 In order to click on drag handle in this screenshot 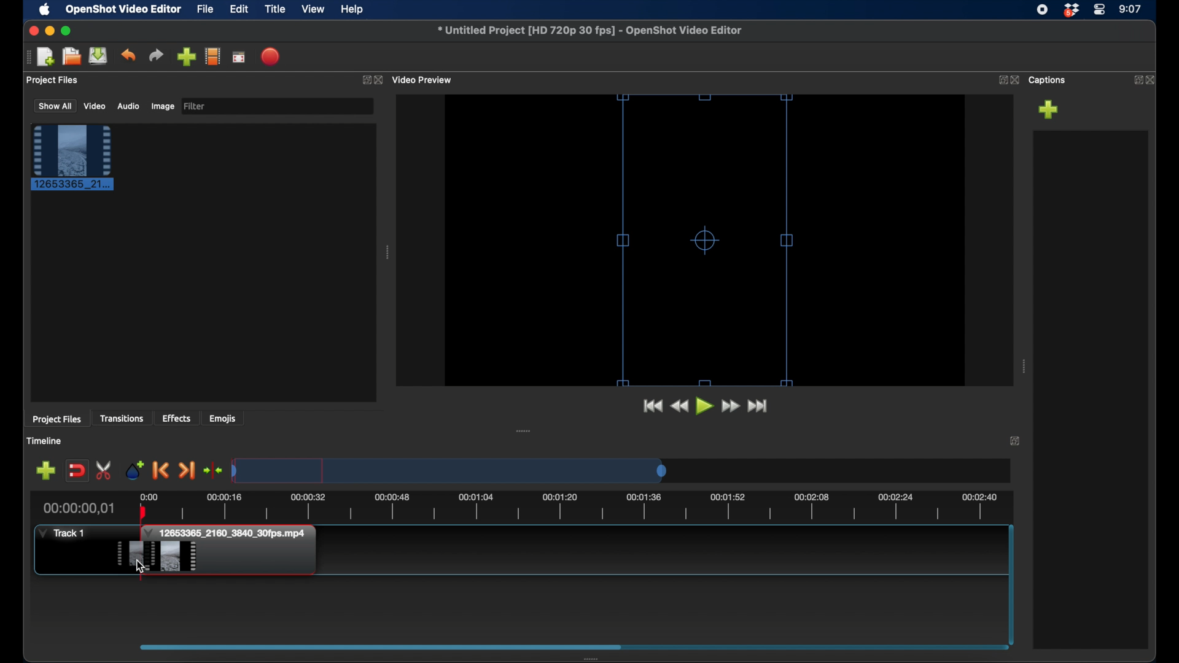, I will do `click(387, 252)`.